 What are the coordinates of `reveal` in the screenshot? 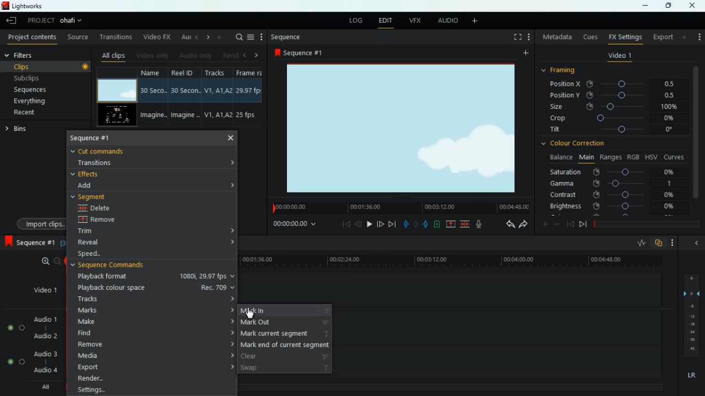 It's located at (97, 243).